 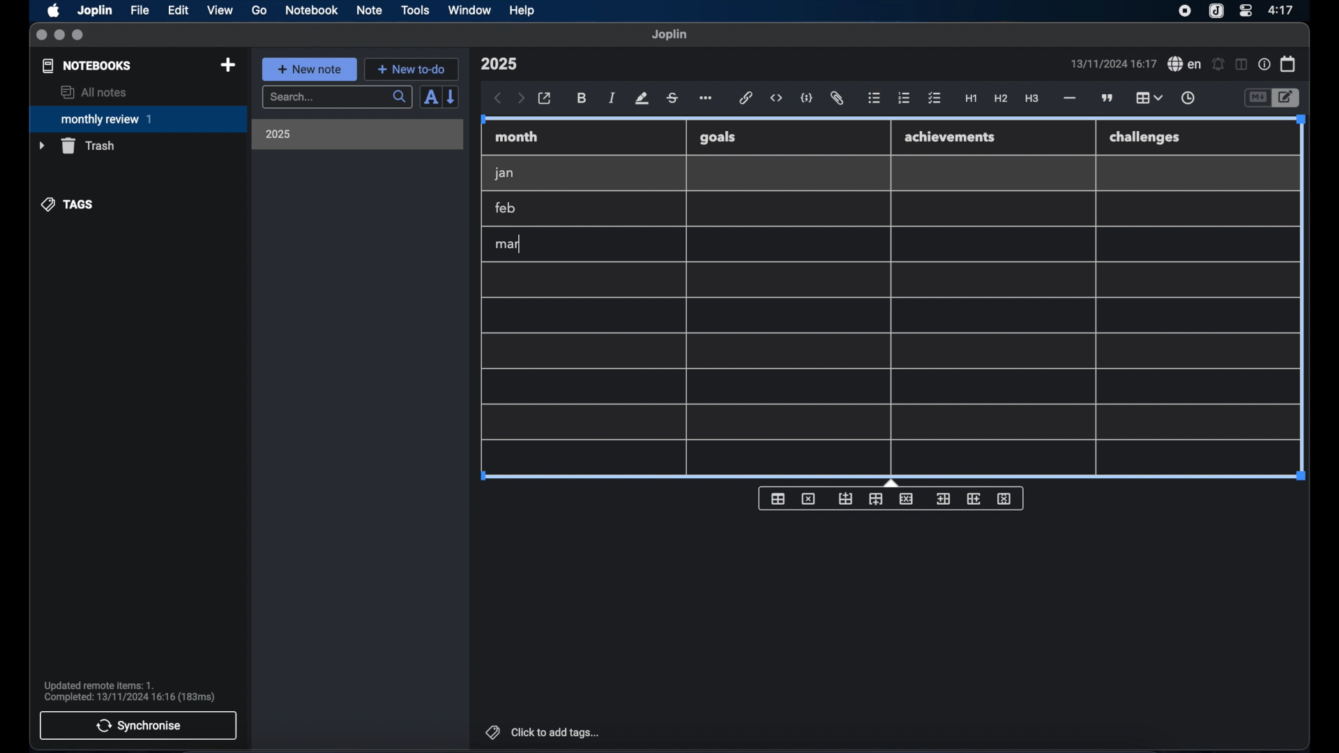 What do you see at coordinates (1215, 12) in the screenshot?
I see `joplin icon` at bounding box center [1215, 12].